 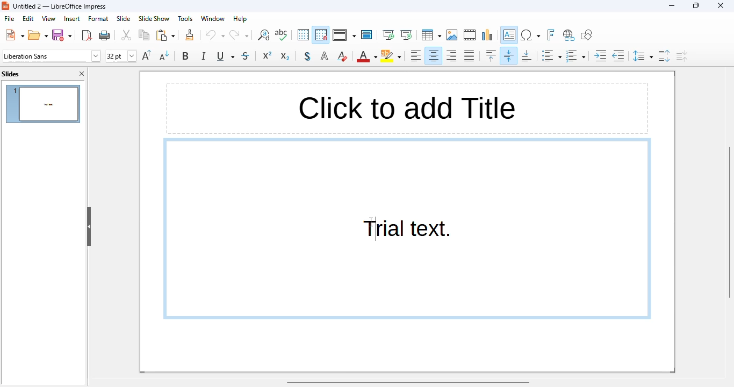 What do you see at coordinates (38, 34) in the screenshot?
I see `open` at bounding box center [38, 34].